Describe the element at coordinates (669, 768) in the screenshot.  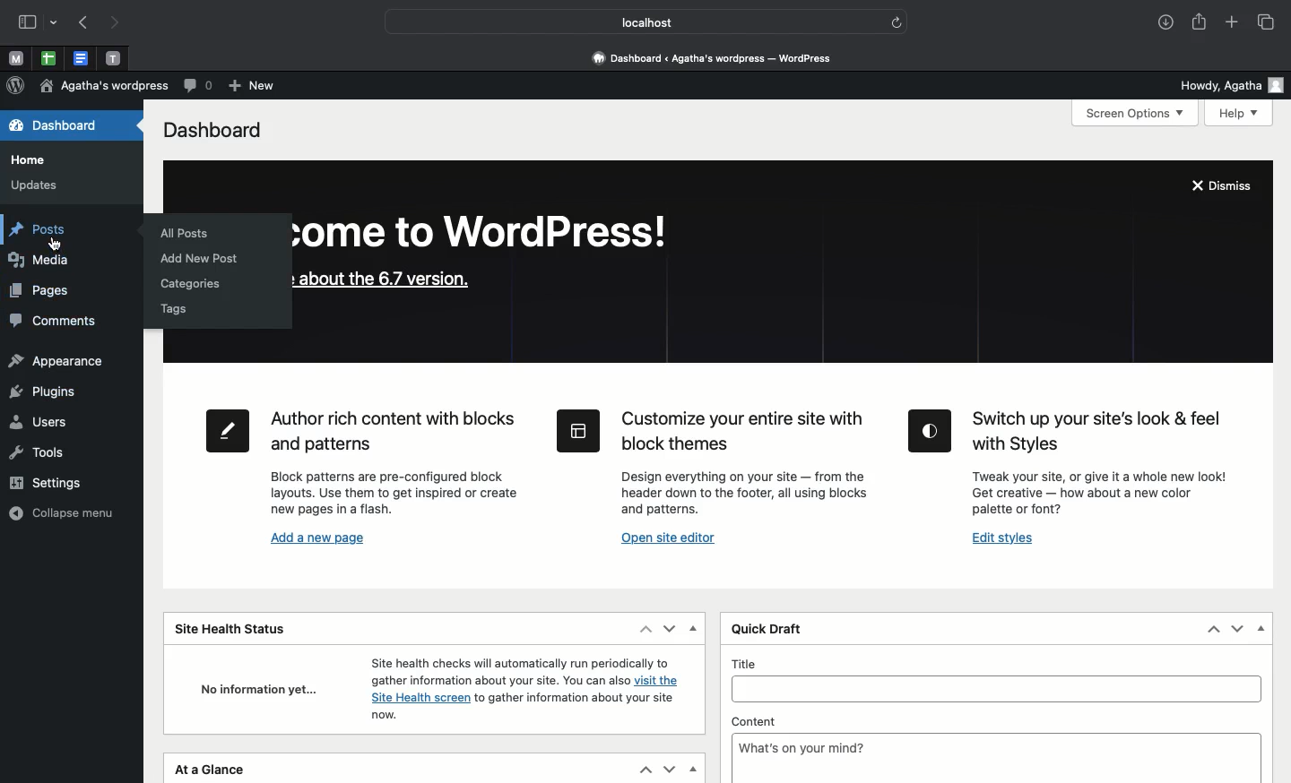
I see `Down` at that location.